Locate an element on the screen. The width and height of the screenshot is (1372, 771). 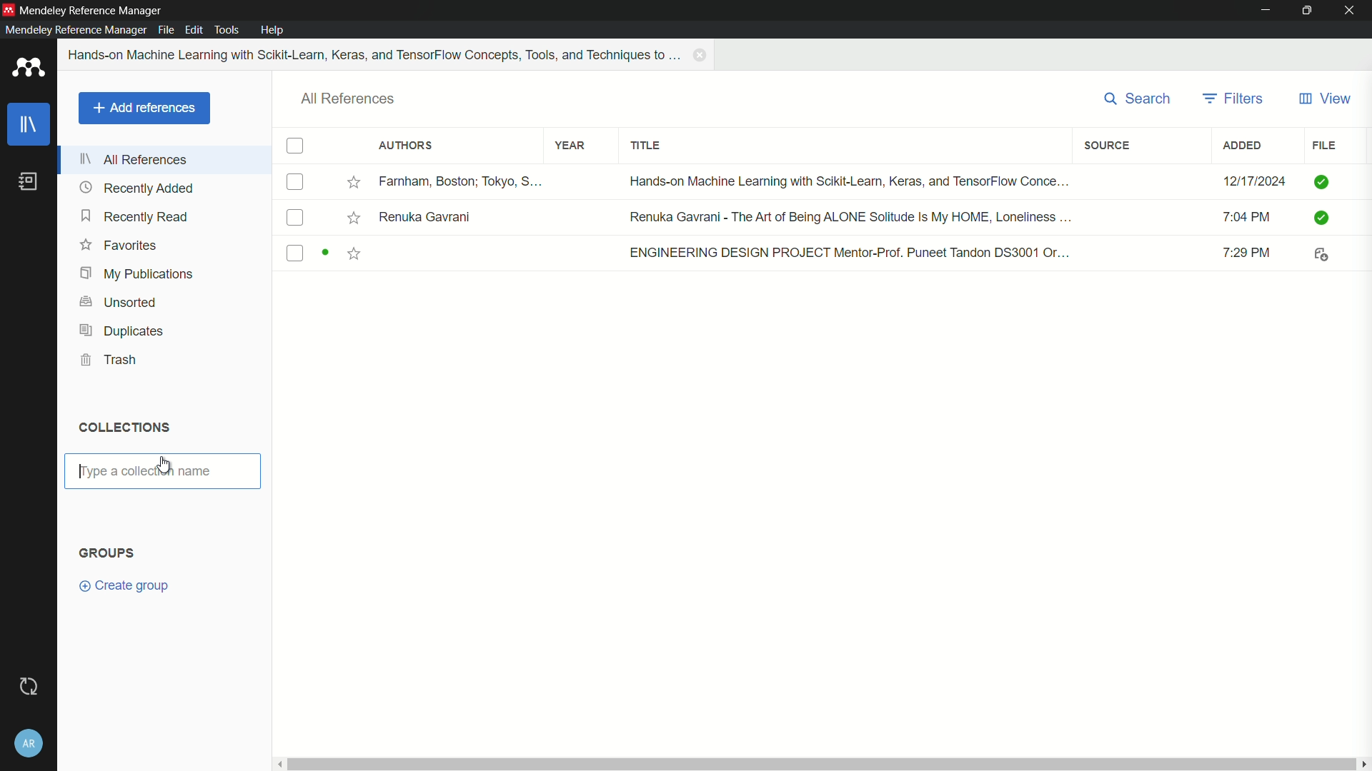
book-1 is located at coordinates (815, 182).